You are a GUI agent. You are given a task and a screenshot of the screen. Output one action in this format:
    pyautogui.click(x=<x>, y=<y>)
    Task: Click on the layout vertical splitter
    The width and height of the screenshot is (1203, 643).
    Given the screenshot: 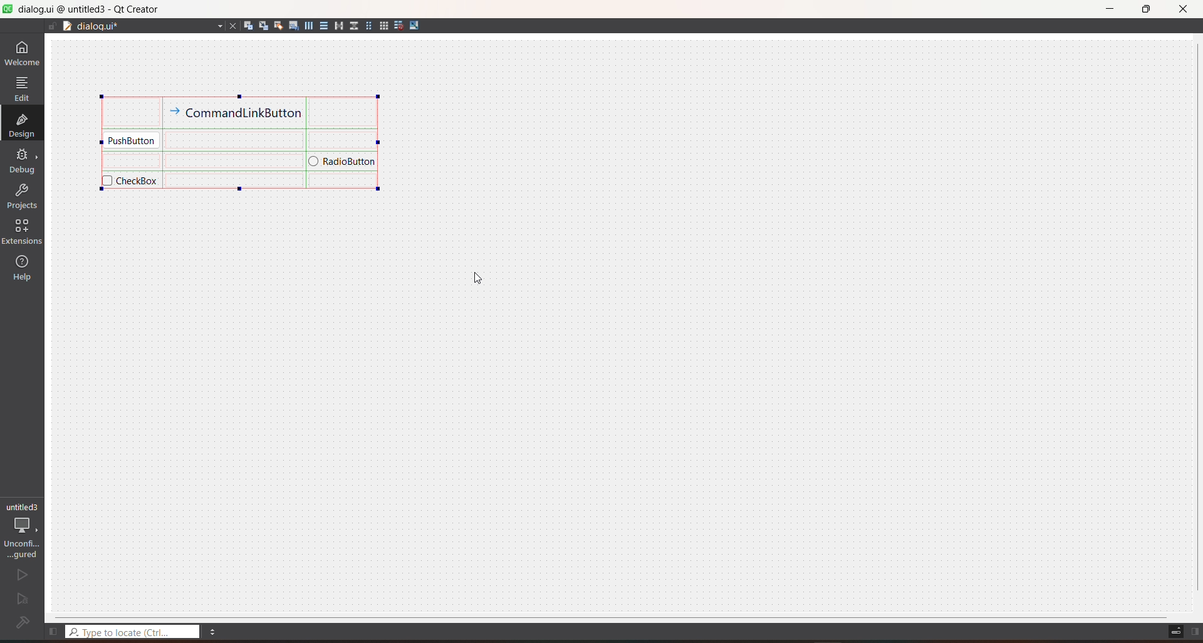 What is the action you would take?
    pyautogui.click(x=353, y=26)
    